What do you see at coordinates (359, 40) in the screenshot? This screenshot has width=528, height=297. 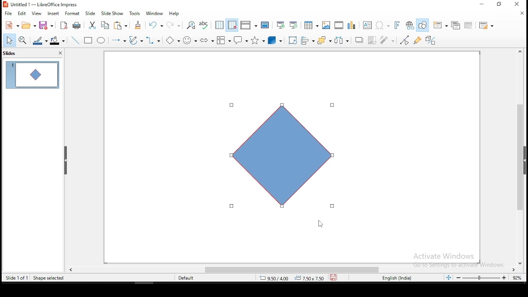 I see `shadow` at bounding box center [359, 40].